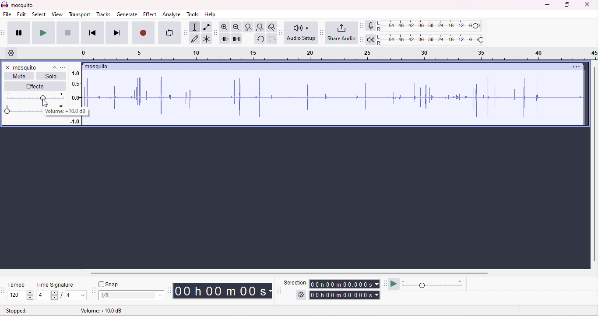 The width and height of the screenshot is (598, 316). I want to click on selection tool bar, so click(279, 290).